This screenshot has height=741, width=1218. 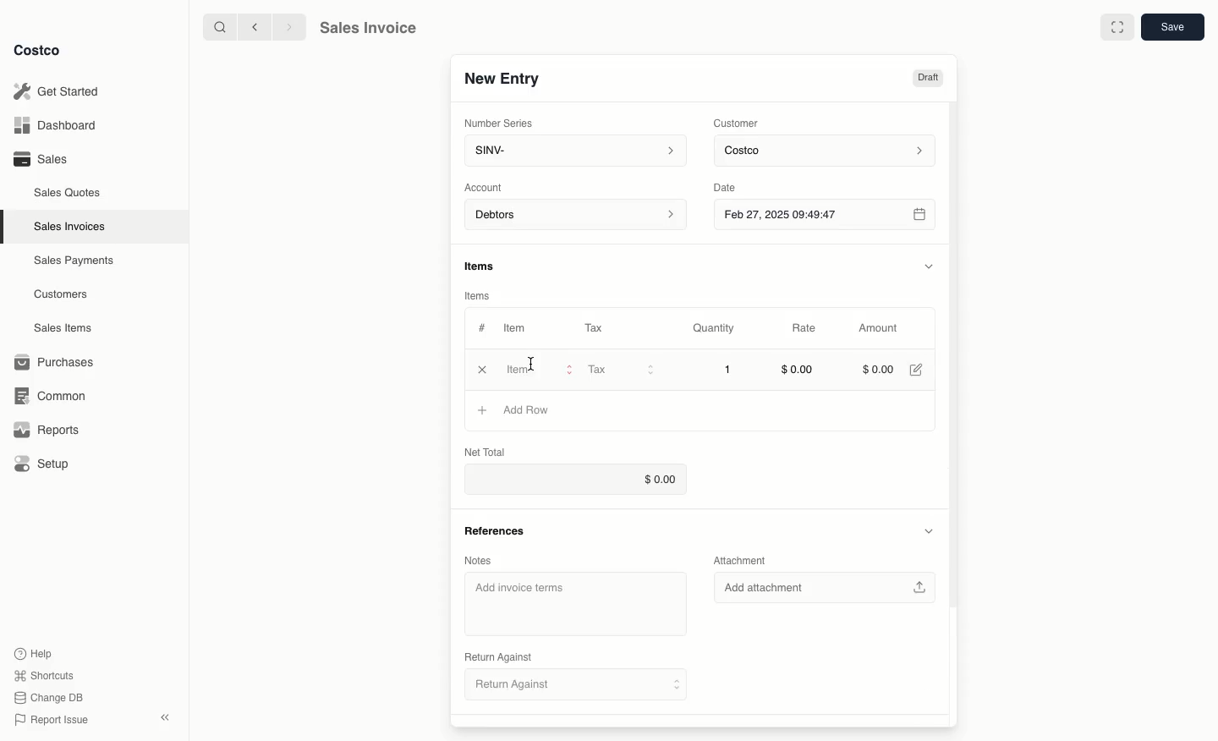 What do you see at coordinates (919, 369) in the screenshot?
I see `Edit` at bounding box center [919, 369].